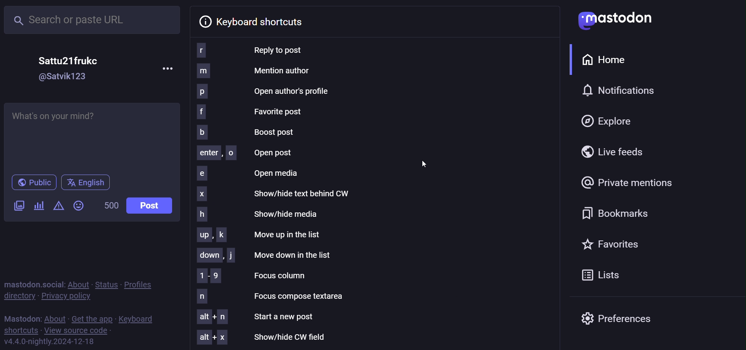  I want to click on open author profile, so click(295, 91).